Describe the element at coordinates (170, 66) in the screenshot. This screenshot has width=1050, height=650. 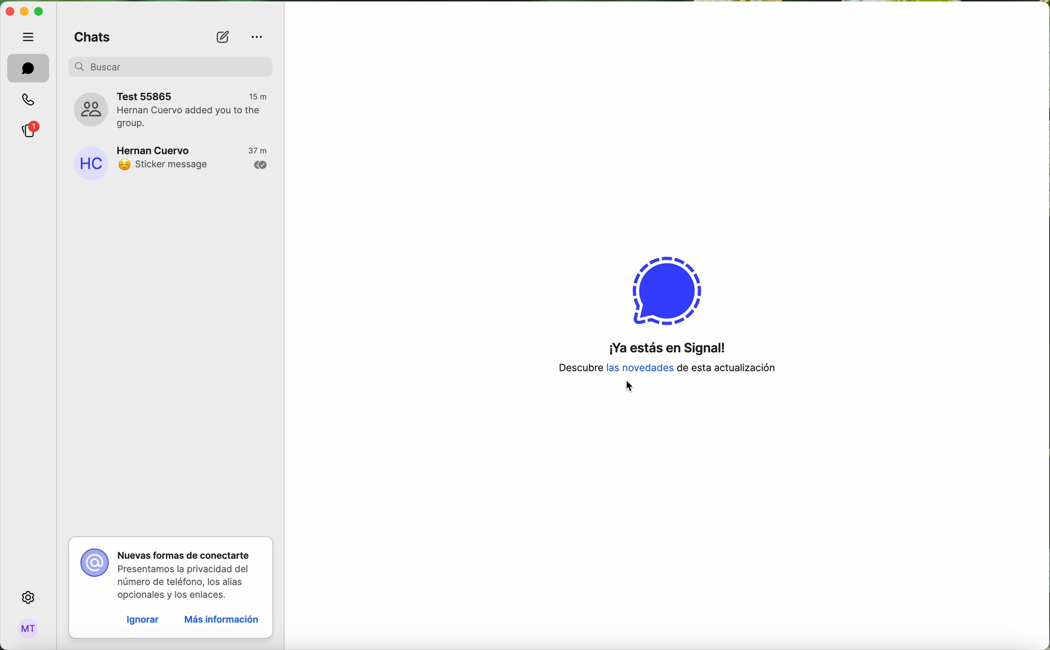
I see `search bar in spanish` at that location.